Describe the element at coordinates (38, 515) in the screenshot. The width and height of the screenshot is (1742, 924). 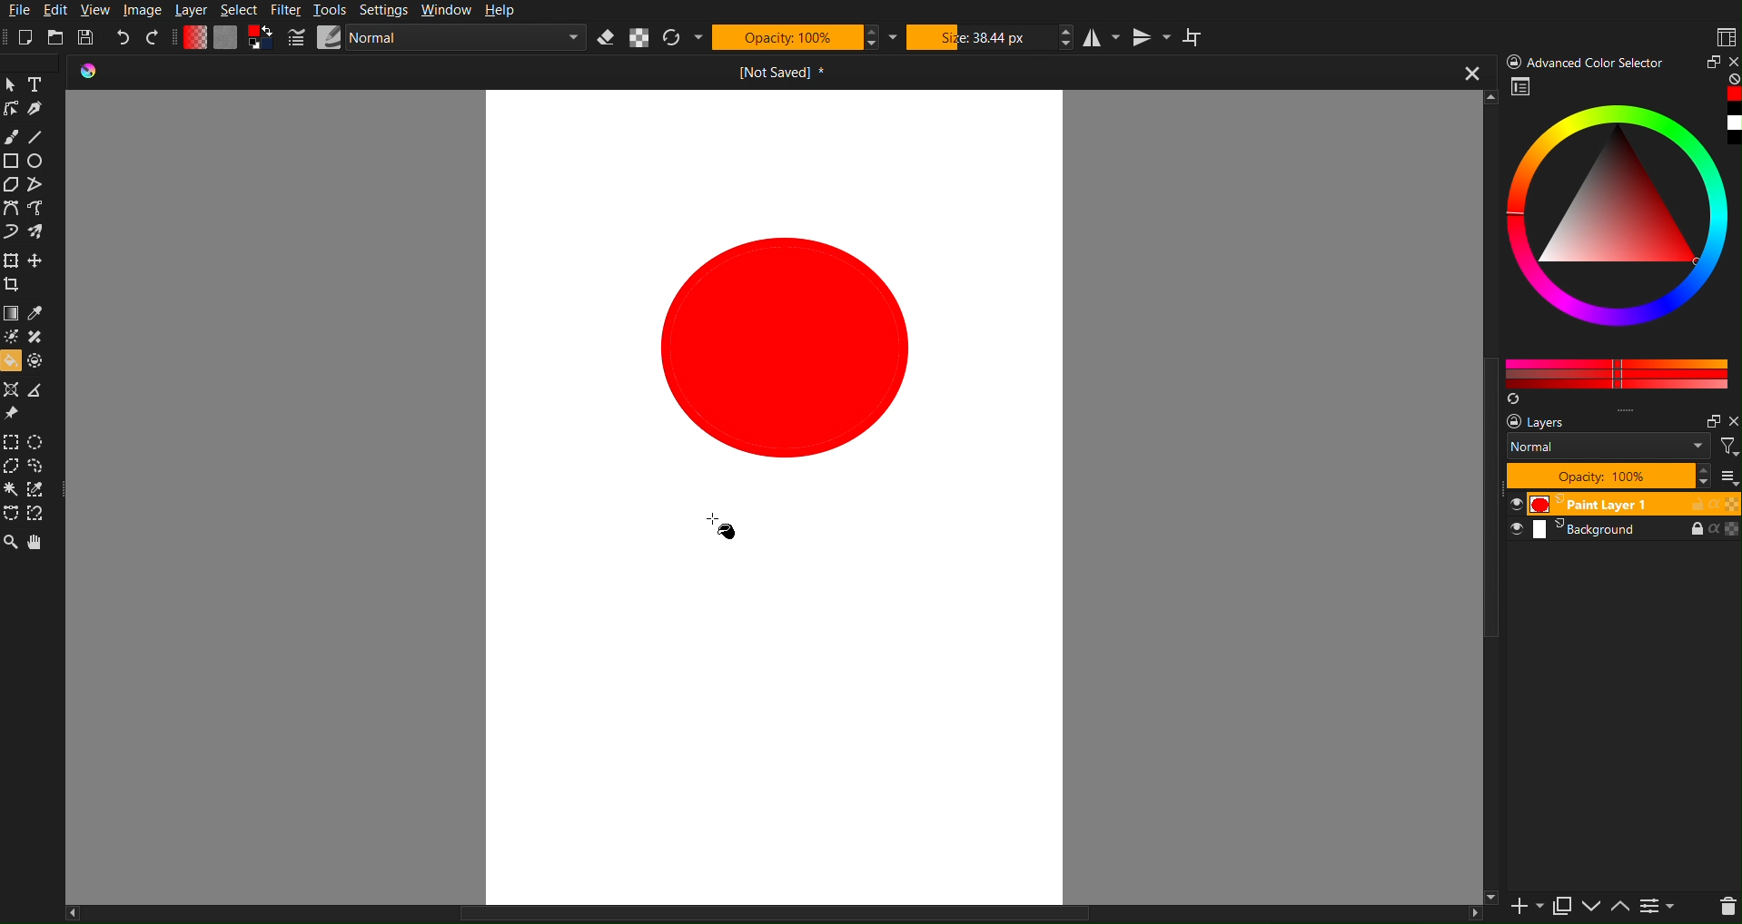
I see `Magnetic Curve` at that location.